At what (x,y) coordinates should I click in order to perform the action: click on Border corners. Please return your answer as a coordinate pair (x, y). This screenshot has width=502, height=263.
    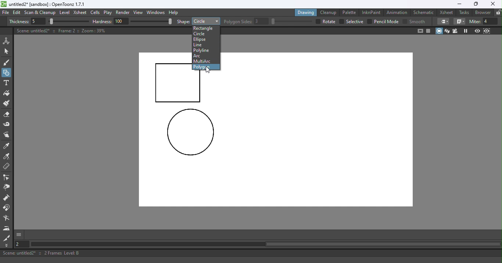
    Looking at the image, I should click on (459, 22).